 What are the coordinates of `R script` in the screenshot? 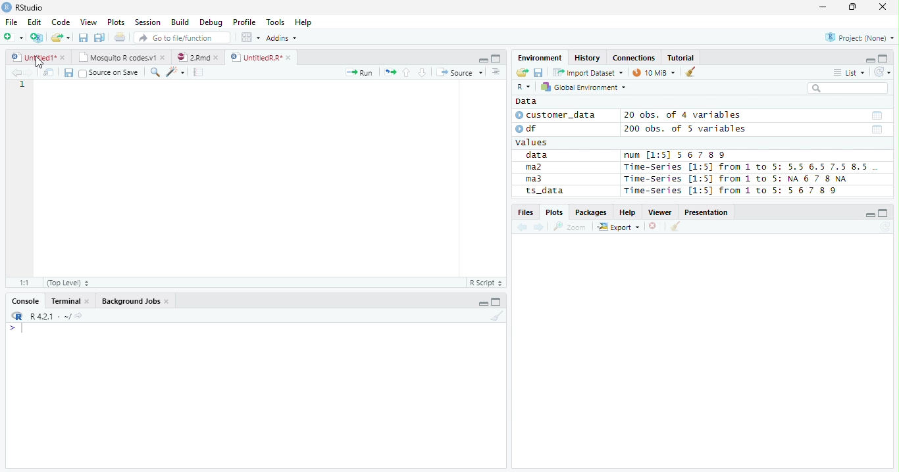 It's located at (485, 283).